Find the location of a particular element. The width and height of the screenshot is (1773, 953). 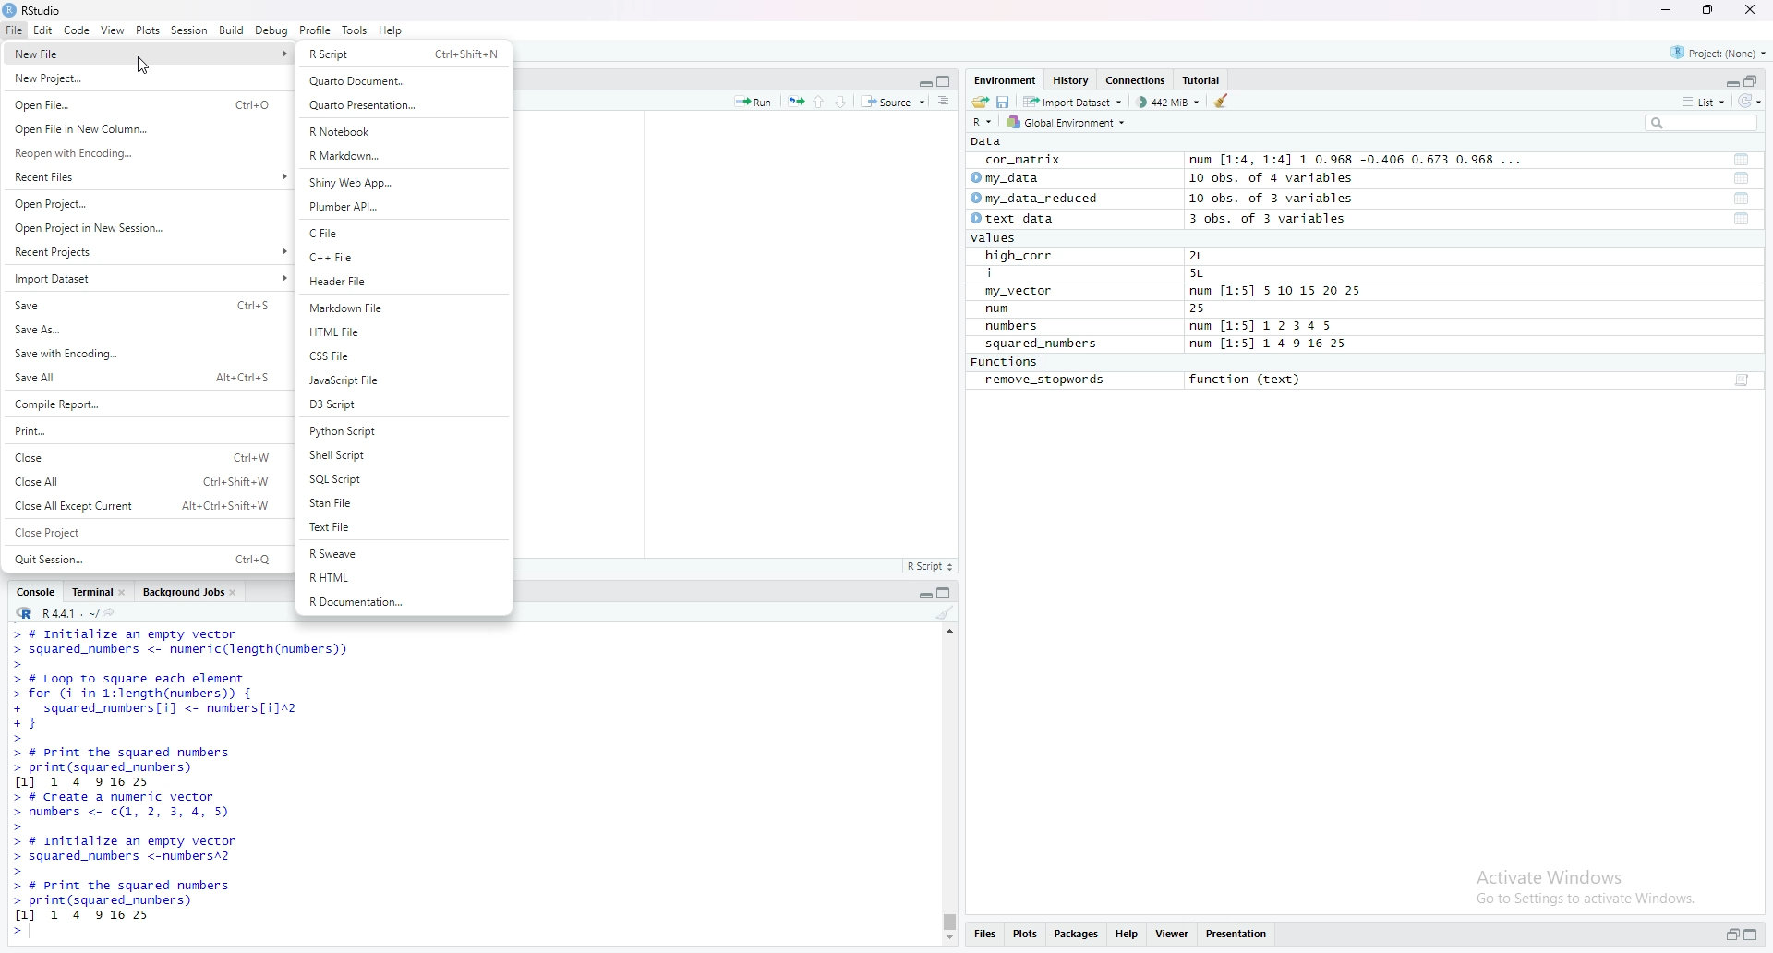

high_corr is located at coordinates (1017, 255).